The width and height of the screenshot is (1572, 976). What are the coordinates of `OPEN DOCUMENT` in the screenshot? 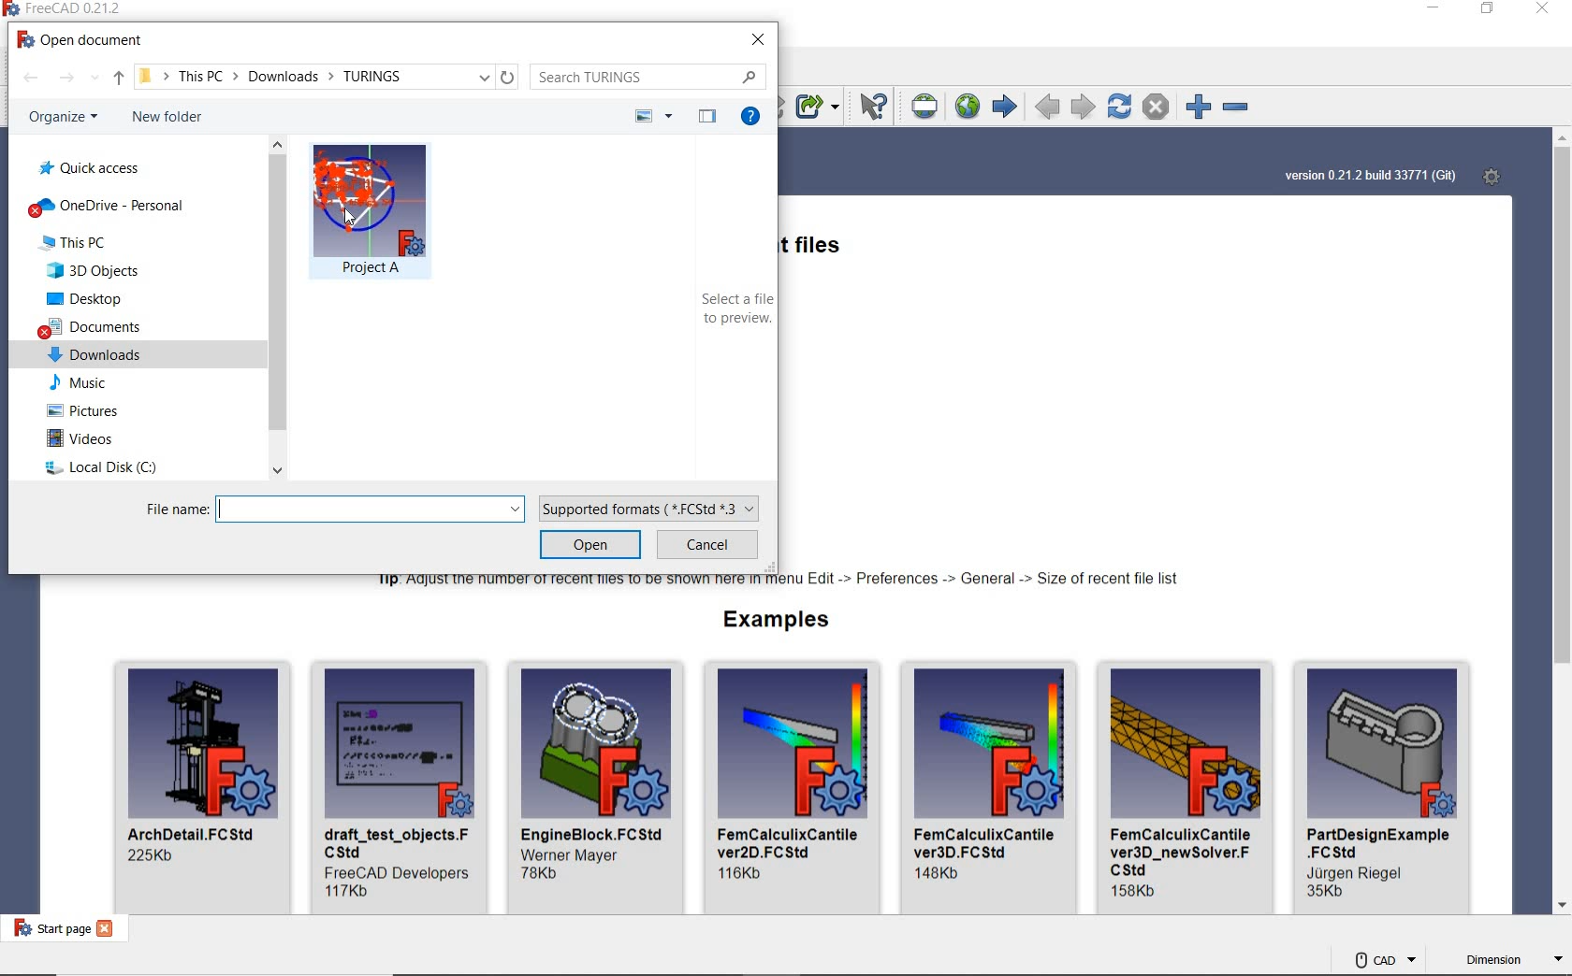 It's located at (94, 42).